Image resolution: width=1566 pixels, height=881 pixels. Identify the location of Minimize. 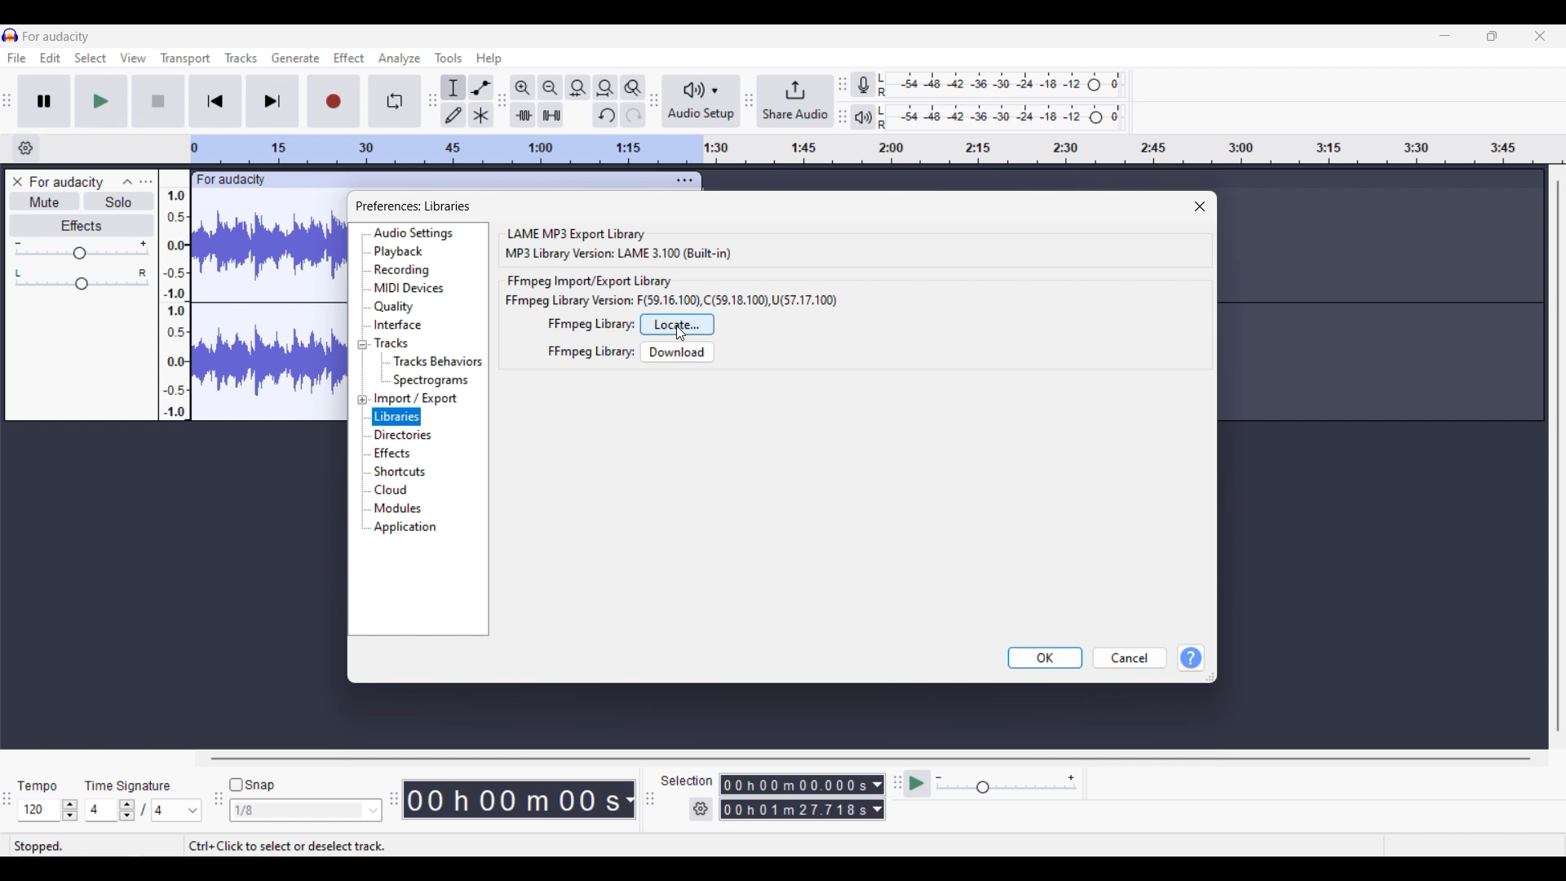
(1444, 36).